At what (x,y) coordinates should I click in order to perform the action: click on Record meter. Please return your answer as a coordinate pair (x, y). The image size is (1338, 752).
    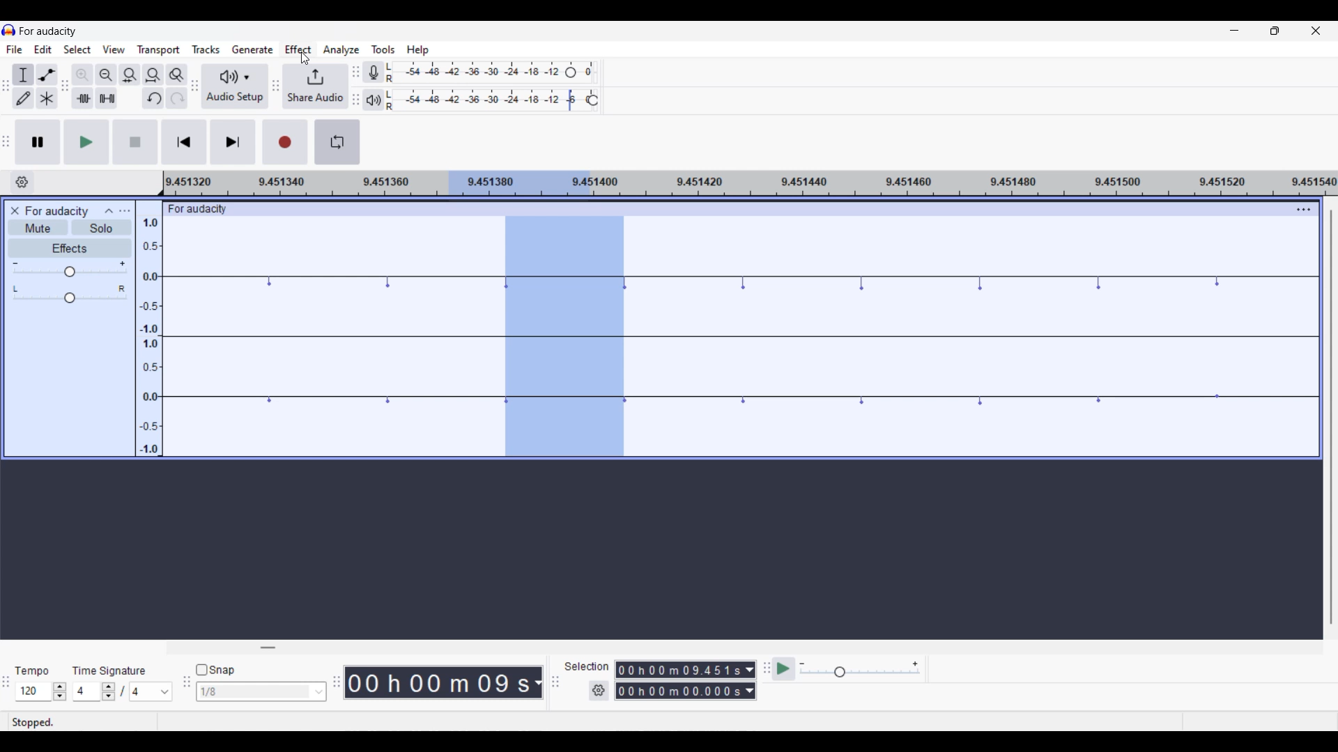
    Looking at the image, I should click on (373, 72).